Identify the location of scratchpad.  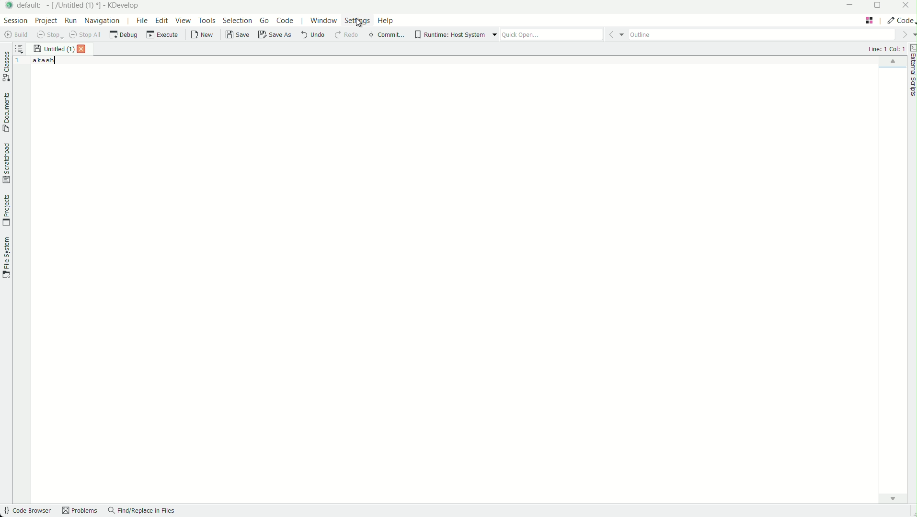
(6, 163).